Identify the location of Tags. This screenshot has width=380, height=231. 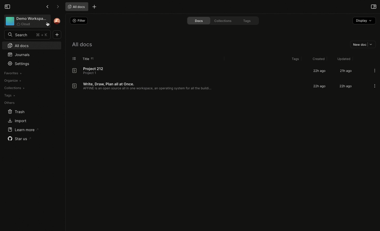
(247, 21).